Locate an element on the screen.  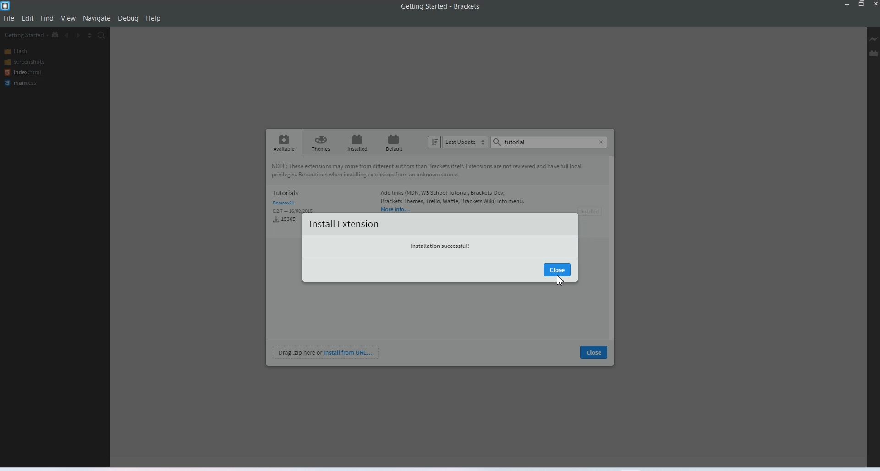
Install from URL is located at coordinates (327, 352).